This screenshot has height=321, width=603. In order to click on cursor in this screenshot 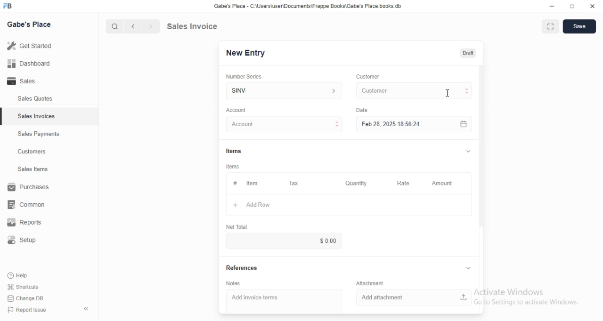, I will do `click(110, 26)`.